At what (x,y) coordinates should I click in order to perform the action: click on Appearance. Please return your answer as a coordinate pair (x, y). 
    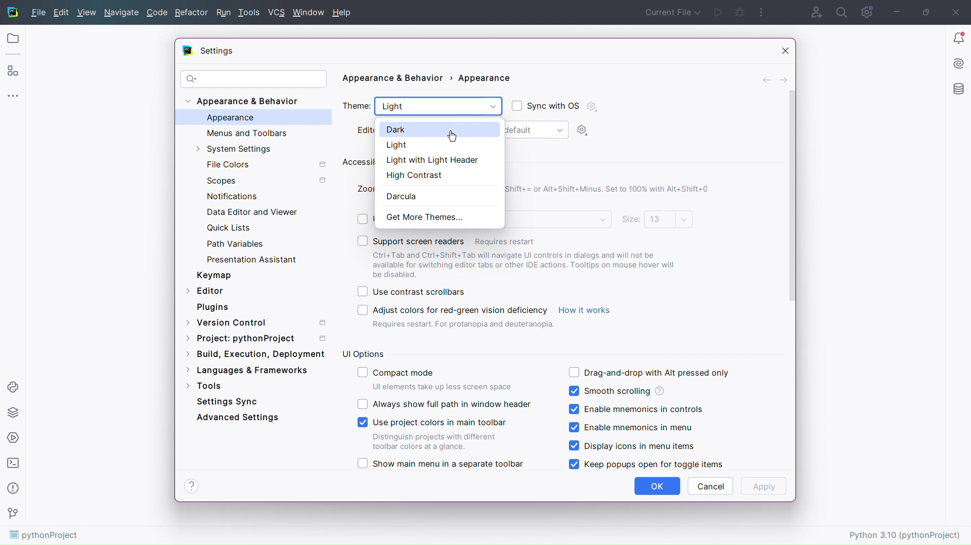
    Looking at the image, I should click on (230, 118).